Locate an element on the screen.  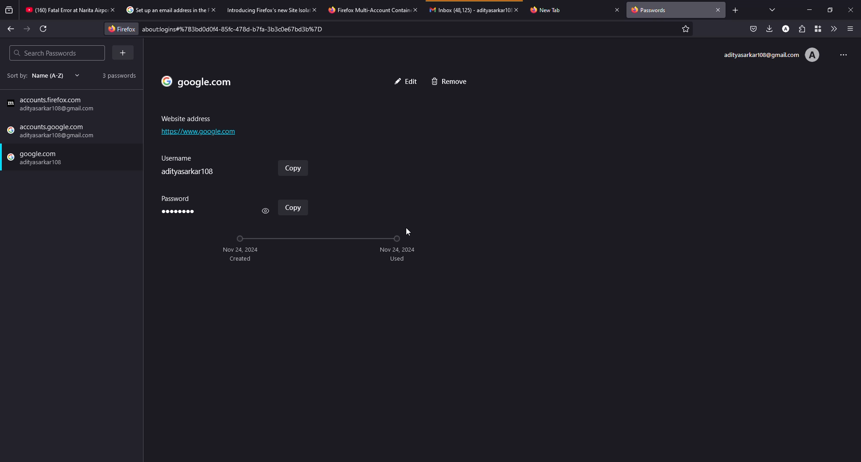
back is located at coordinates (11, 28).